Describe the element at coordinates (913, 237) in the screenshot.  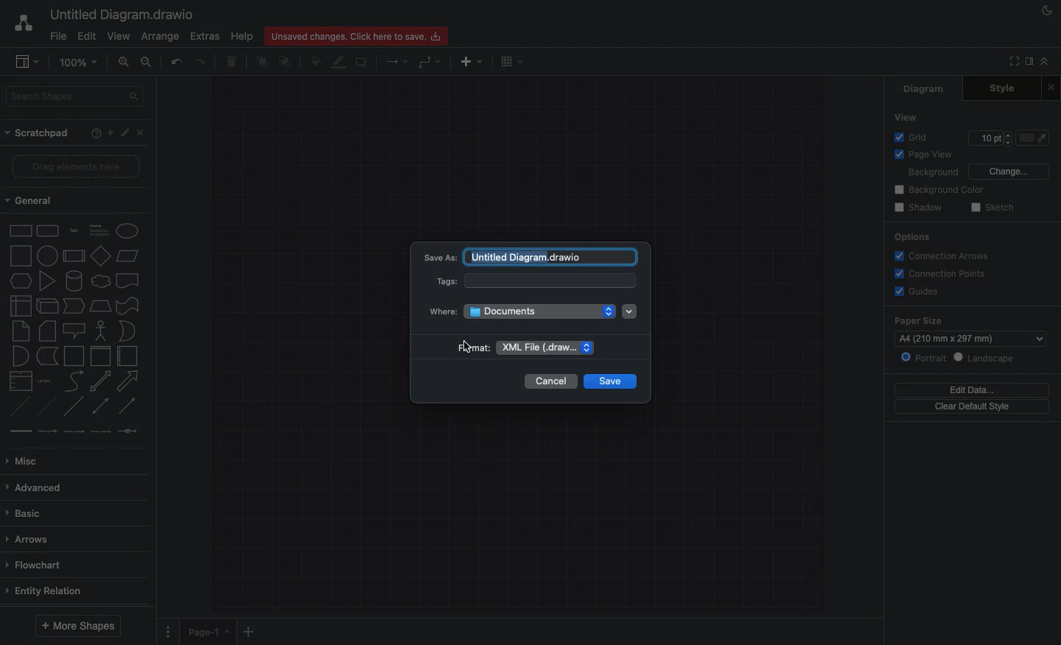
I see `Options` at that location.